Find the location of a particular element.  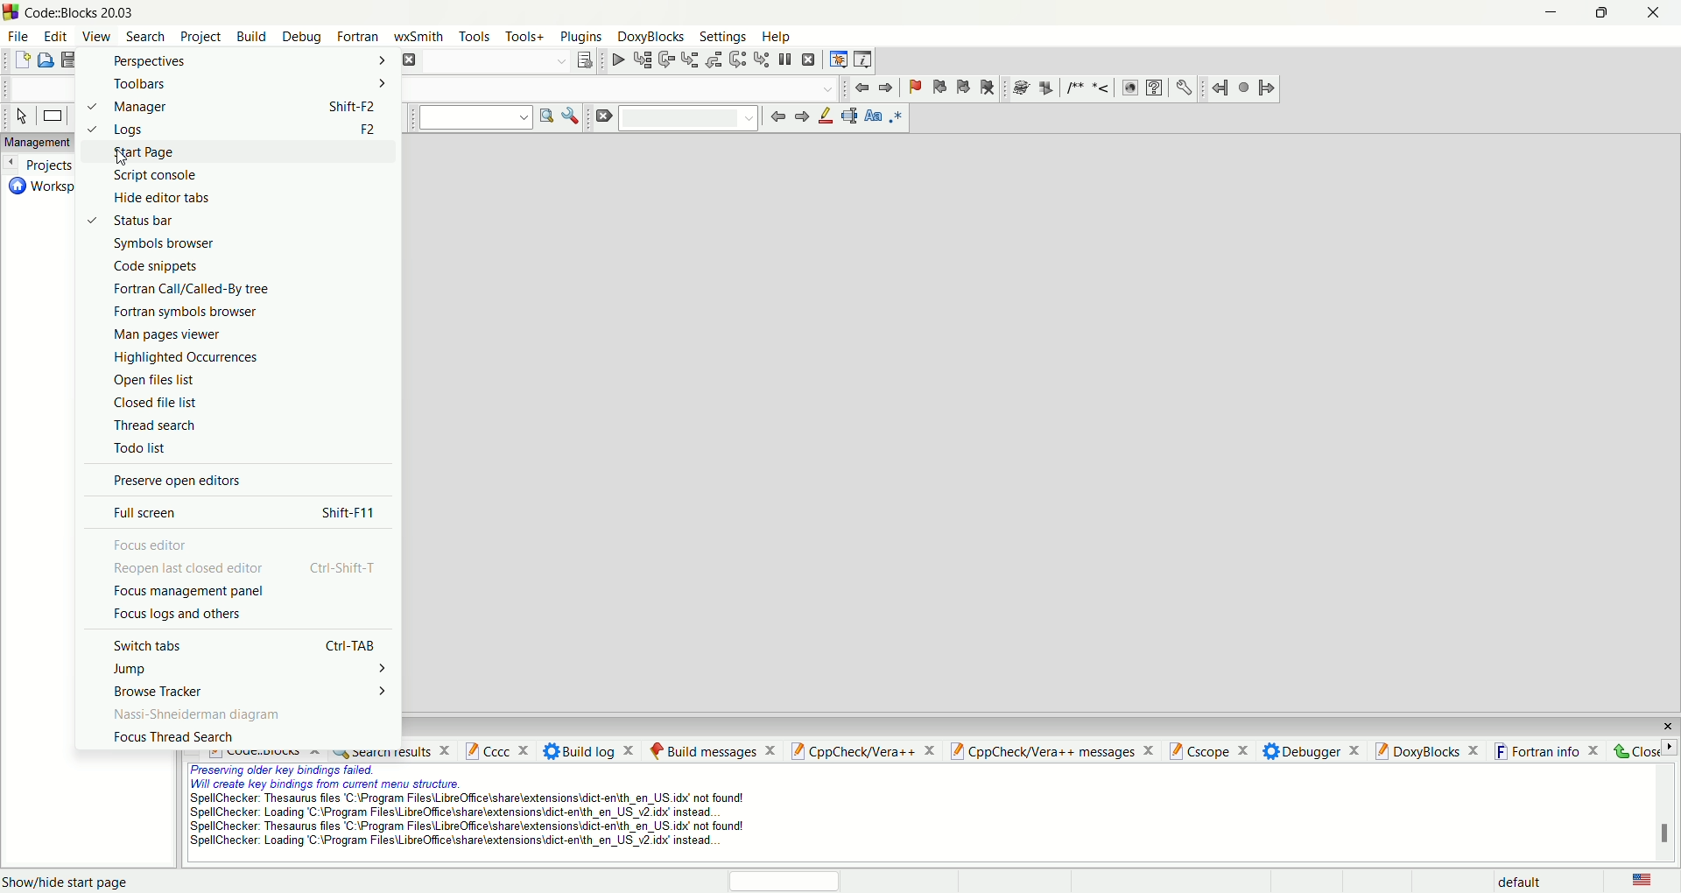

clear bookmark is located at coordinates (986, 88).